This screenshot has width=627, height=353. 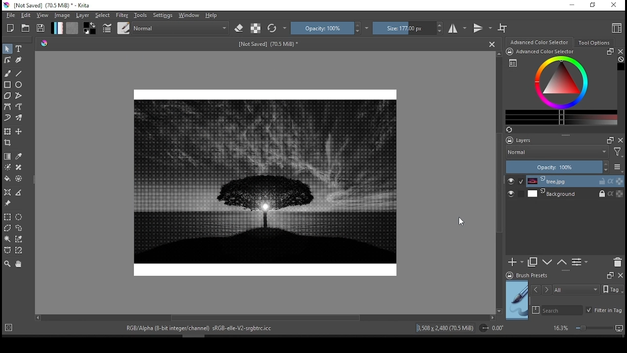 What do you see at coordinates (457, 27) in the screenshot?
I see `horizontal mirror mode` at bounding box center [457, 27].